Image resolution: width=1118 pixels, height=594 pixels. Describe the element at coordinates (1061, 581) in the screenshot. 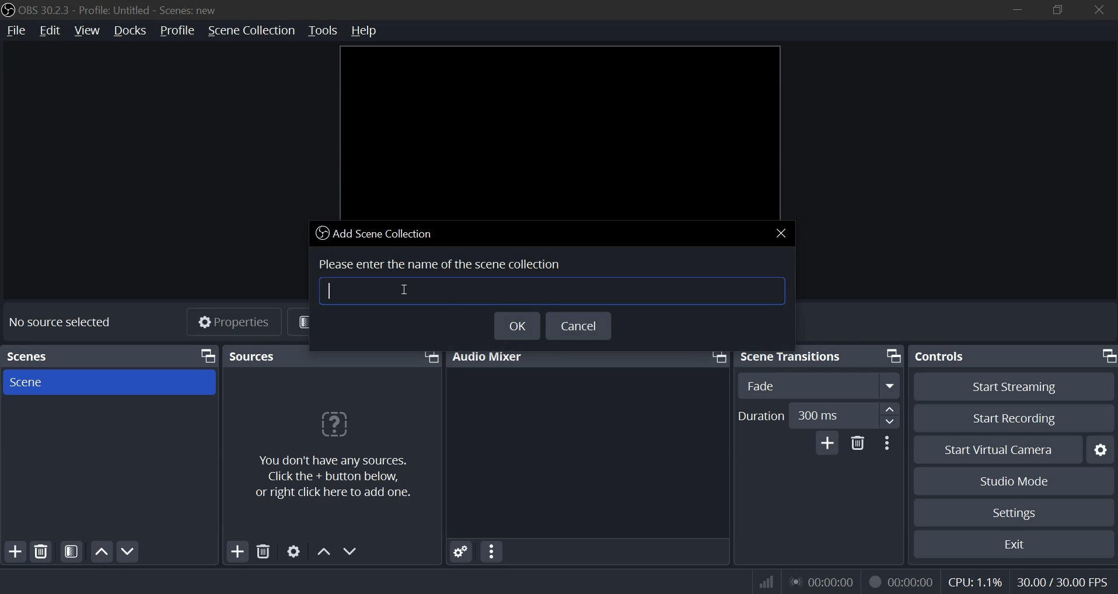

I see `fps indicator` at that location.